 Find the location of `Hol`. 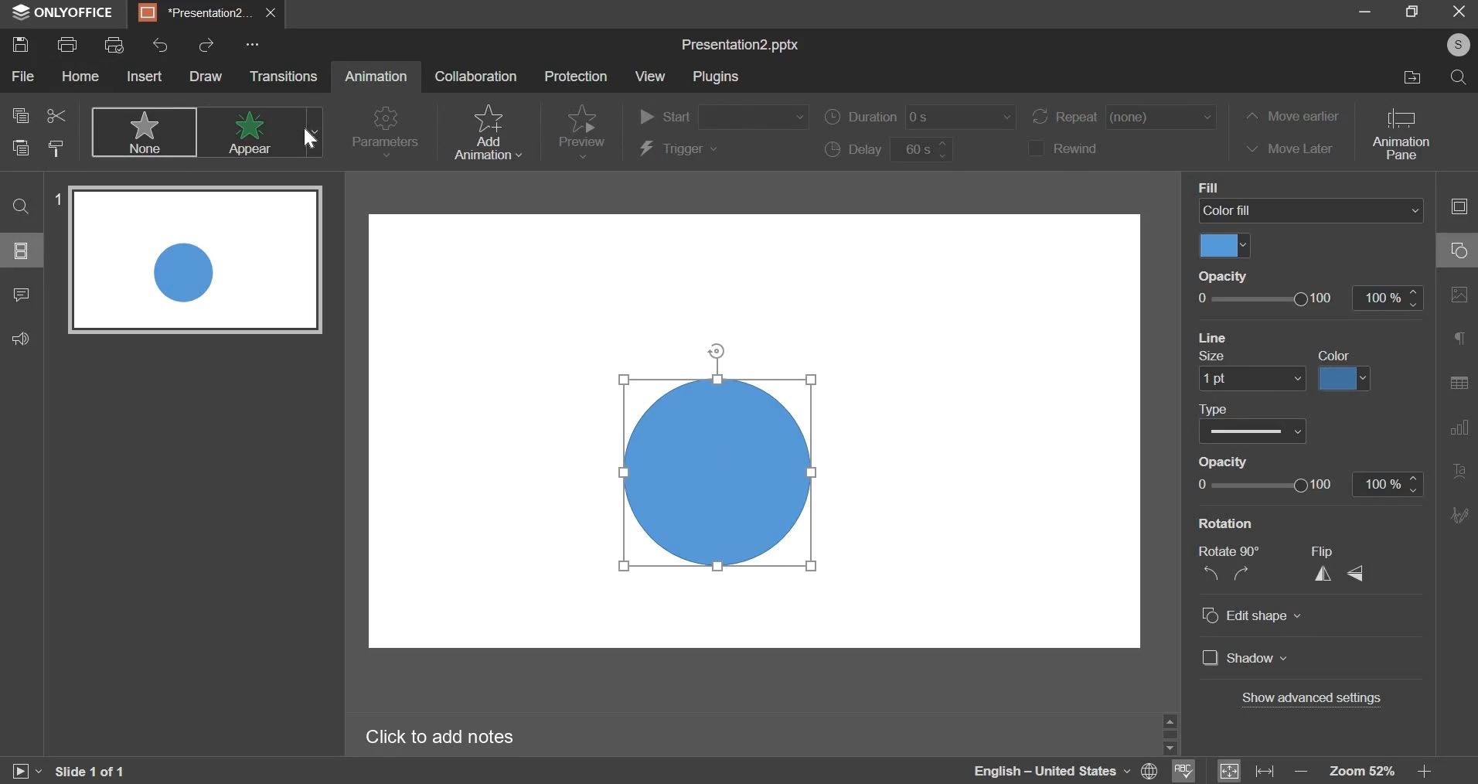

Hol is located at coordinates (81, 80).